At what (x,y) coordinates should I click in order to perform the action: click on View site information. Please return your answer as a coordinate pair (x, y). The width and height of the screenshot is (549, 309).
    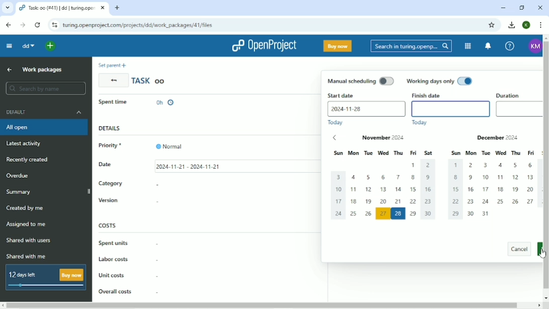
    Looking at the image, I should click on (54, 25).